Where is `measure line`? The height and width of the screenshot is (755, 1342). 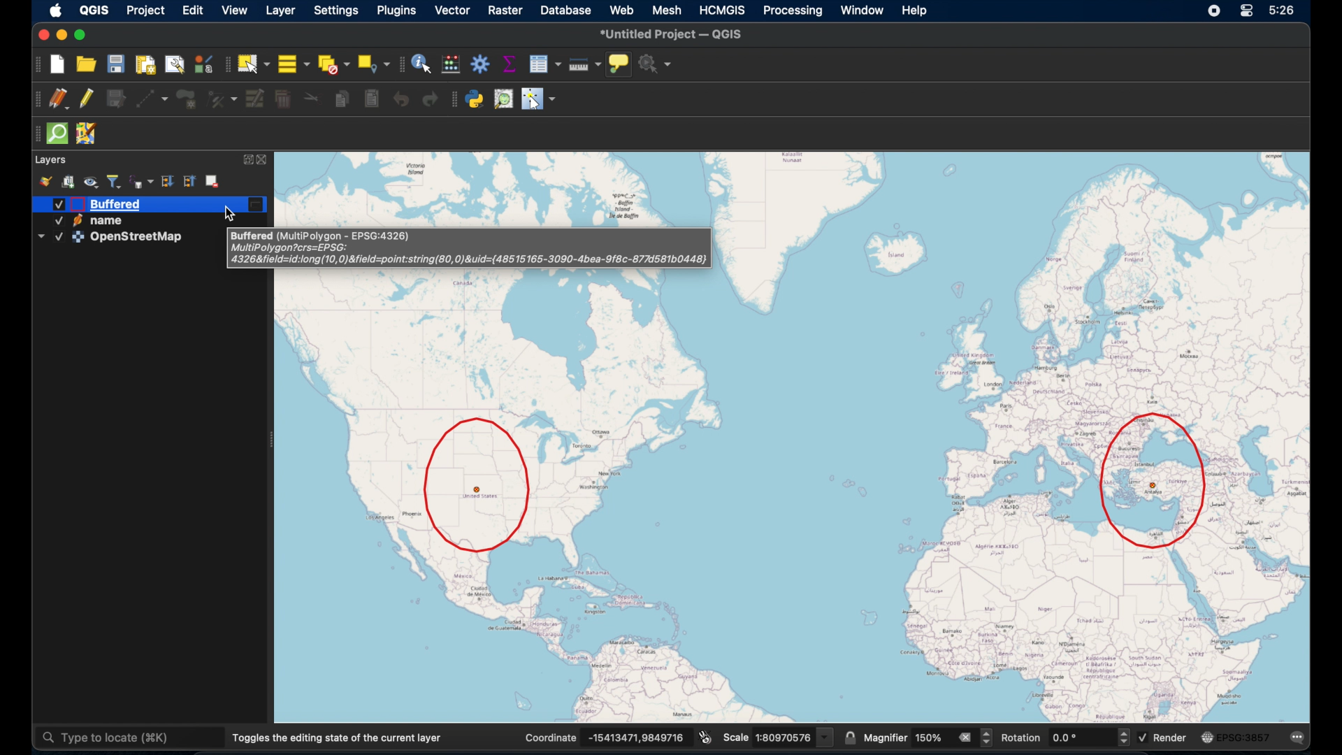
measure line is located at coordinates (586, 64).